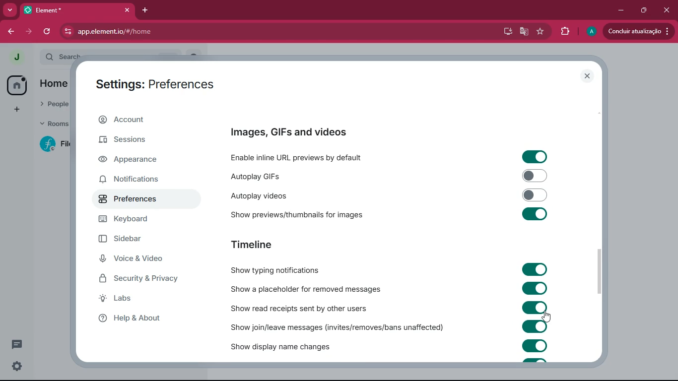  Describe the element at coordinates (535, 326) in the screenshot. I see `toggle on/off` at that location.